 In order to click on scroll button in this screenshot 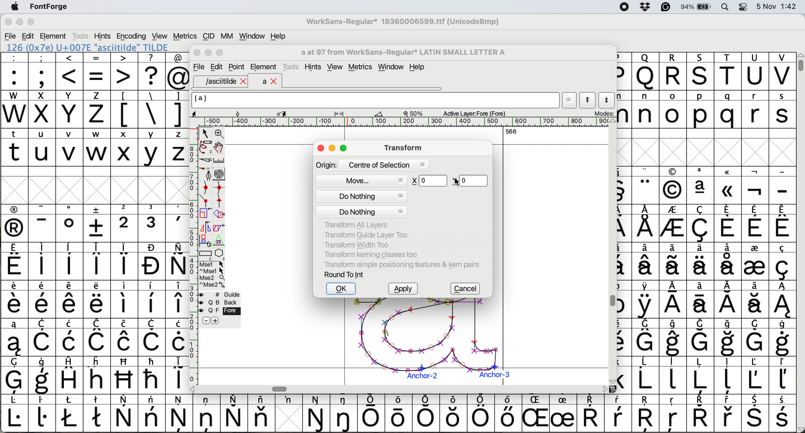, I will do `click(800, 429)`.